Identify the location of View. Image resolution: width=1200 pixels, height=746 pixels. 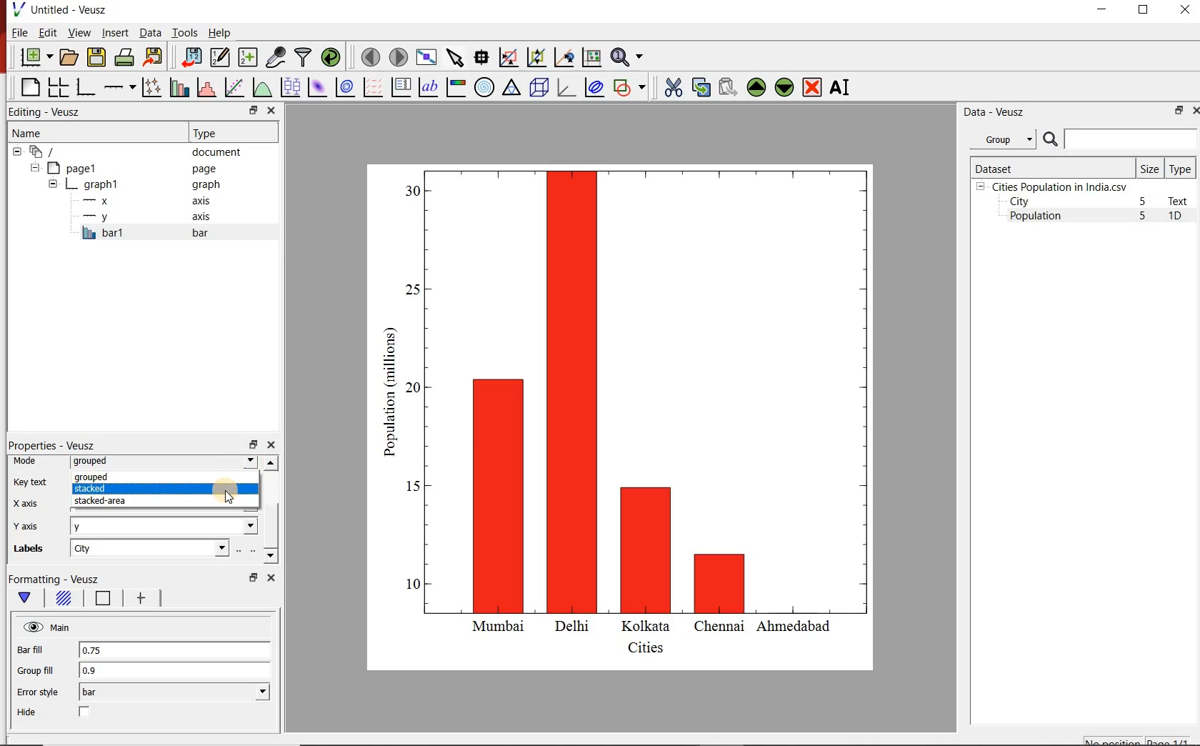
(76, 31).